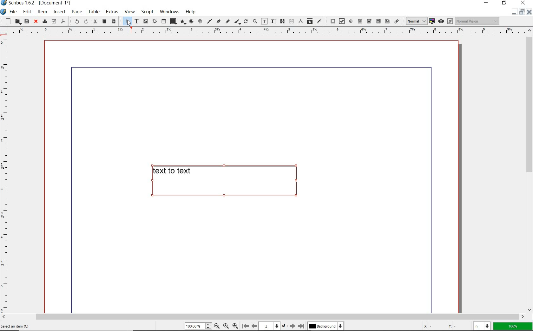 This screenshot has width=533, height=331. I want to click on minimize, so click(487, 3).